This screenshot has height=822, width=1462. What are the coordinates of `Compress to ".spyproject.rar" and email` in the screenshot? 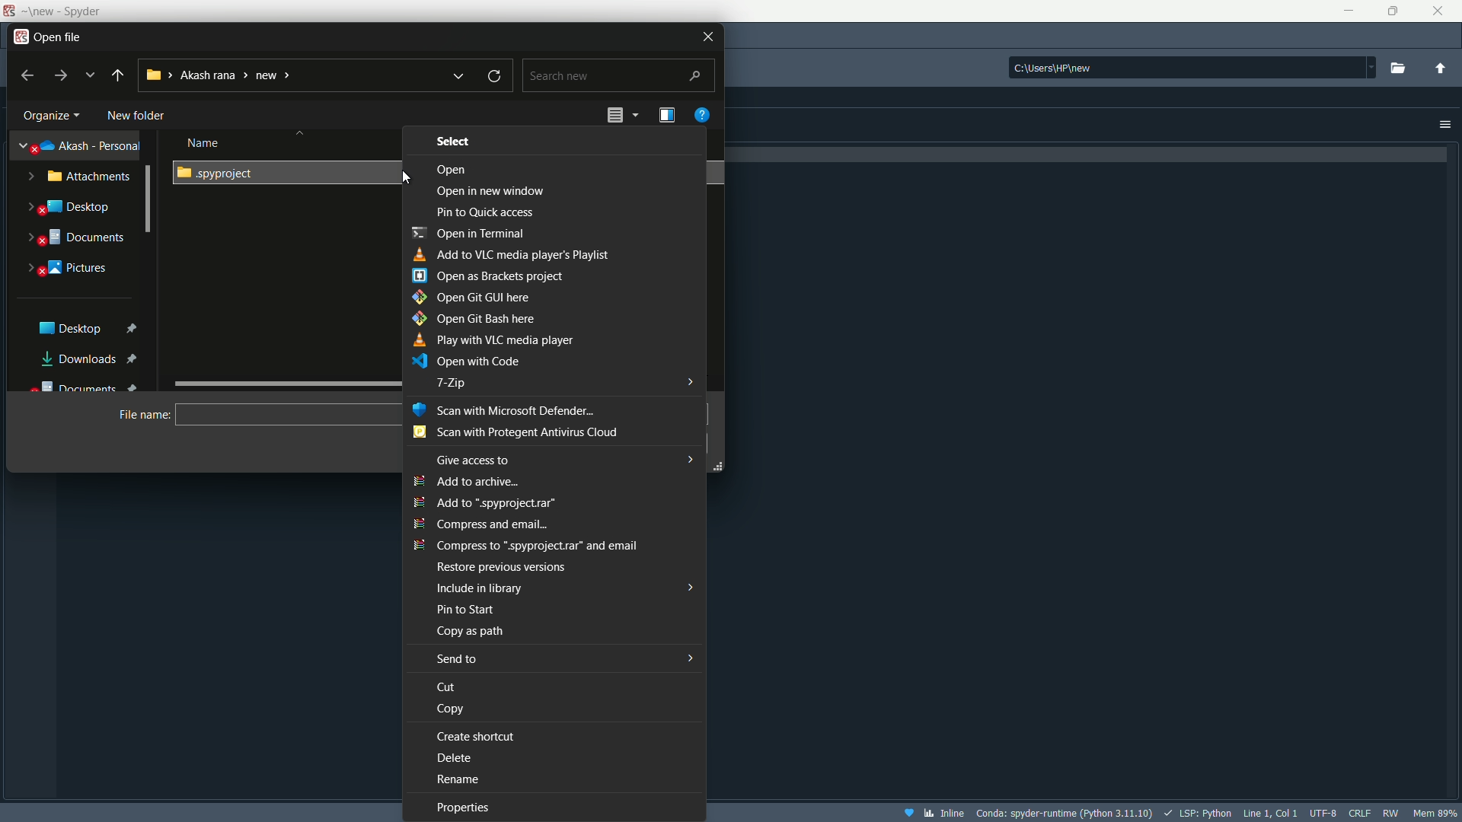 It's located at (530, 545).